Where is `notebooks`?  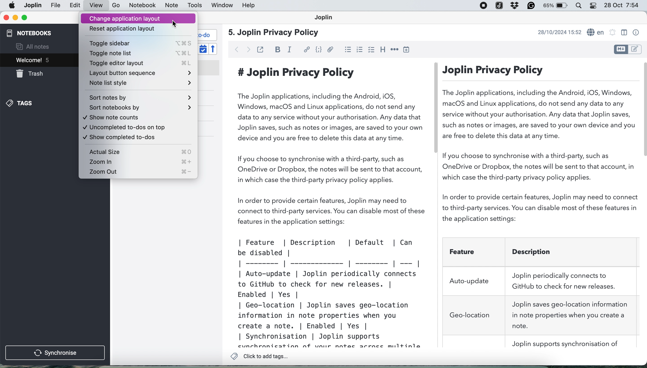 notebooks is located at coordinates (32, 33).